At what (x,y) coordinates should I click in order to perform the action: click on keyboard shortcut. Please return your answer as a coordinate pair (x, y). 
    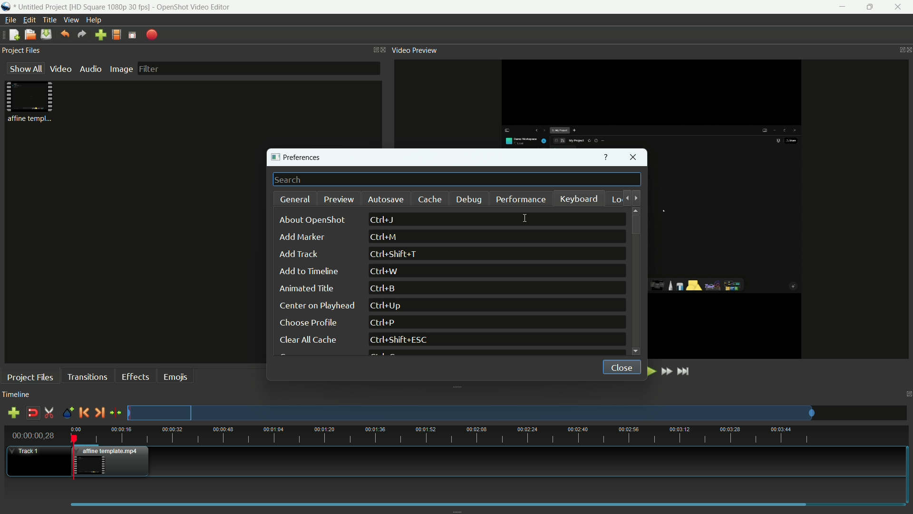
    Looking at the image, I should click on (385, 271).